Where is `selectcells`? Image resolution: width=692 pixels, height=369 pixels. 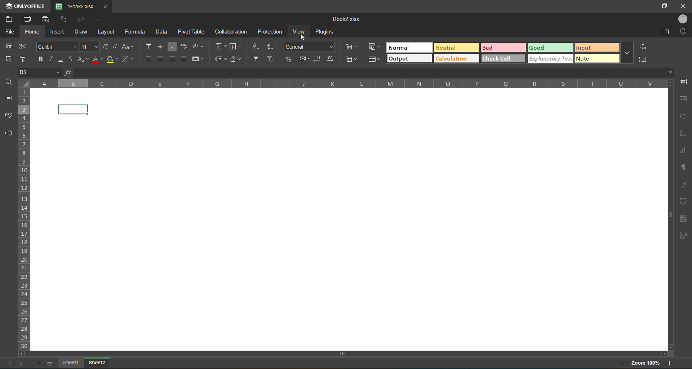 selectcells is located at coordinates (643, 59).